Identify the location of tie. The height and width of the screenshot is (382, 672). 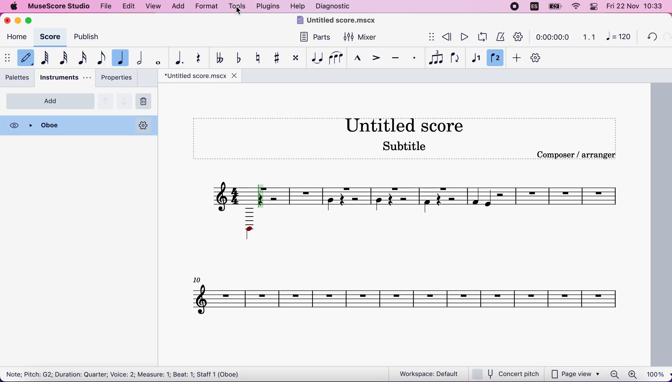
(318, 57).